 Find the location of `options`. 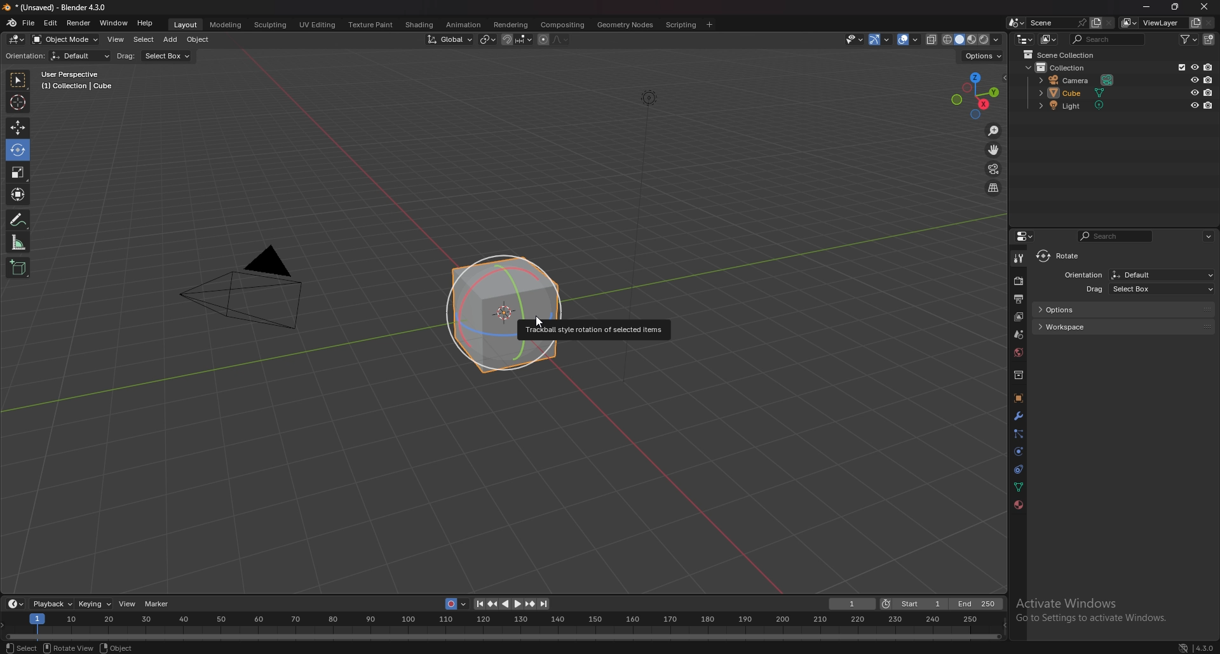

options is located at coordinates (1123, 309).